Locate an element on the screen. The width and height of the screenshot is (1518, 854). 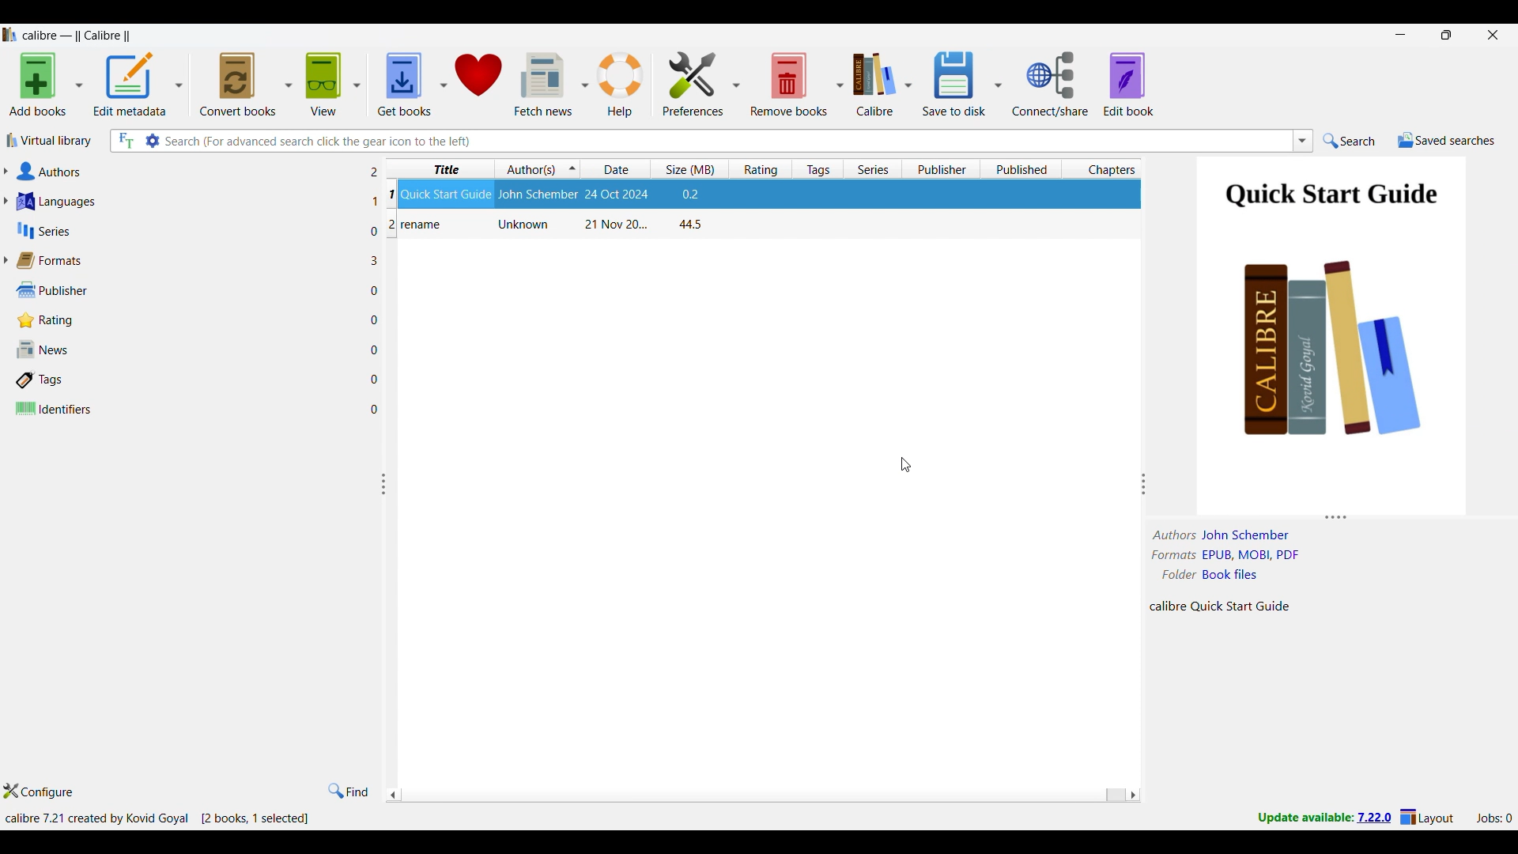
Saved searches is located at coordinates (1446, 140).